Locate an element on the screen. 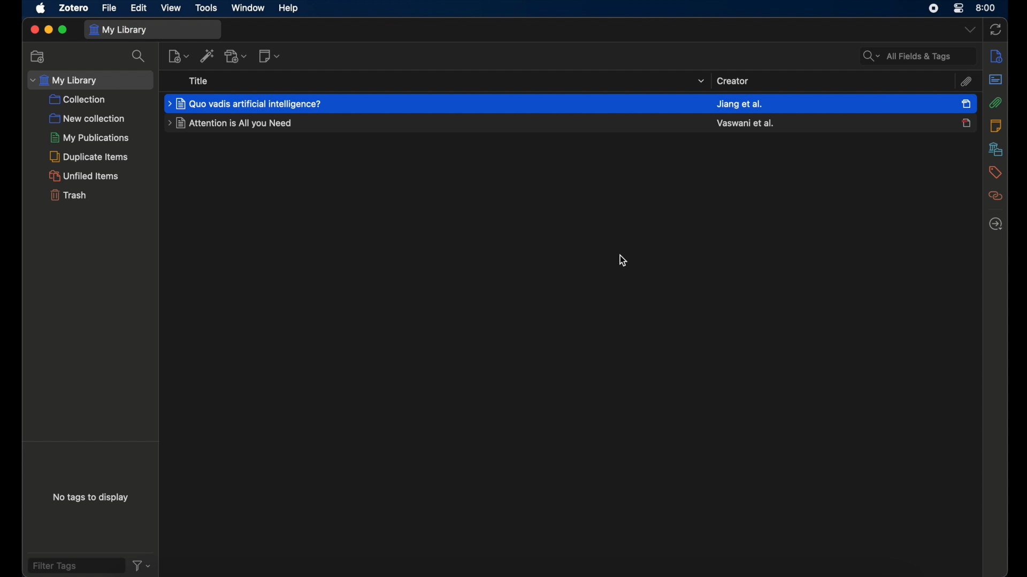 The height and width of the screenshot is (577, 1027). close is located at coordinates (34, 30).